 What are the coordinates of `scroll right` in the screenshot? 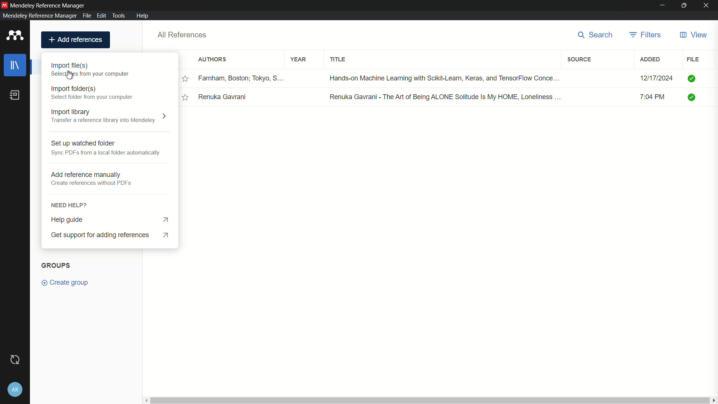 It's located at (714, 400).